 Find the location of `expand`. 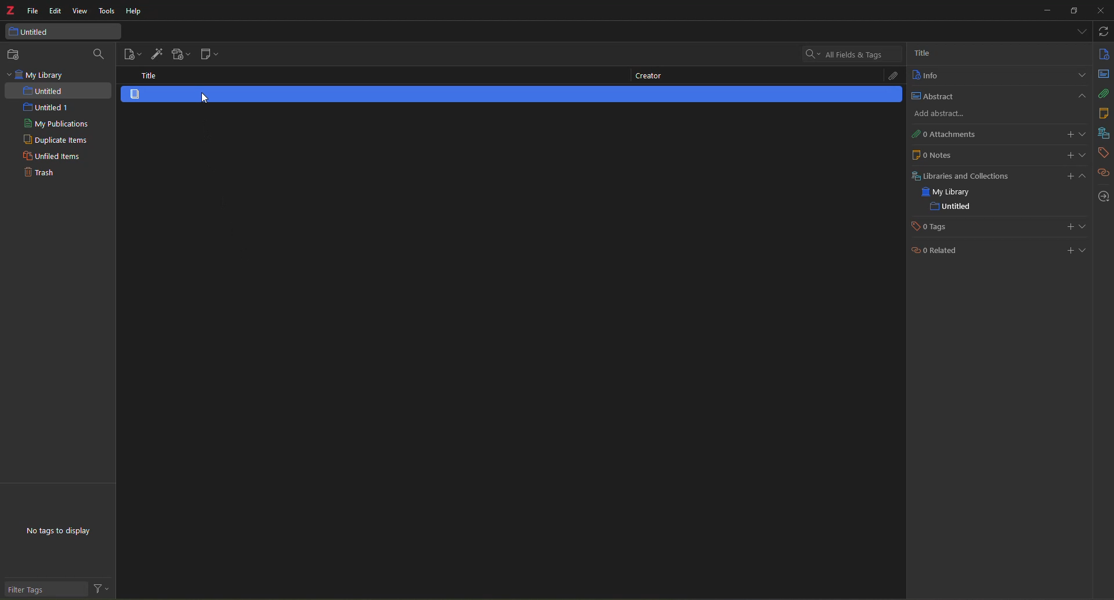

expand is located at coordinates (1080, 75).